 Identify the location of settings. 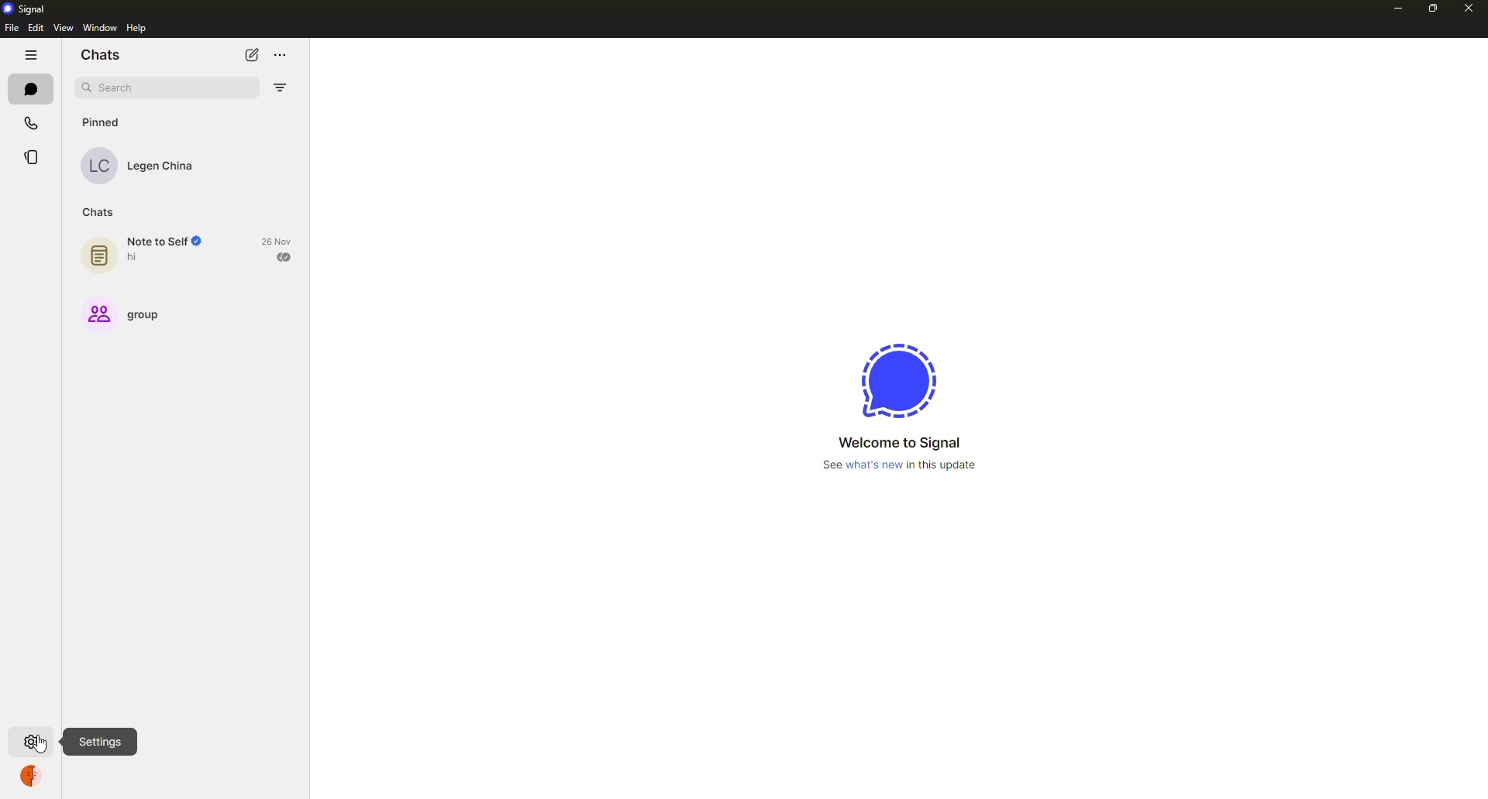
(100, 742).